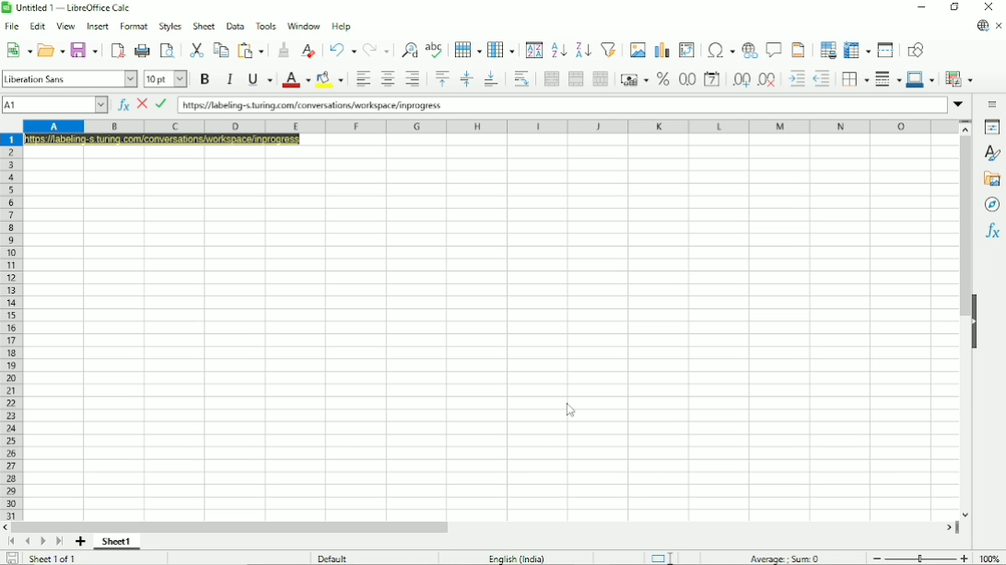 The image size is (1006, 565). What do you see at coordinates (51, 49) in the screenshot?
I see `Open` at bounding box center [51, 49].